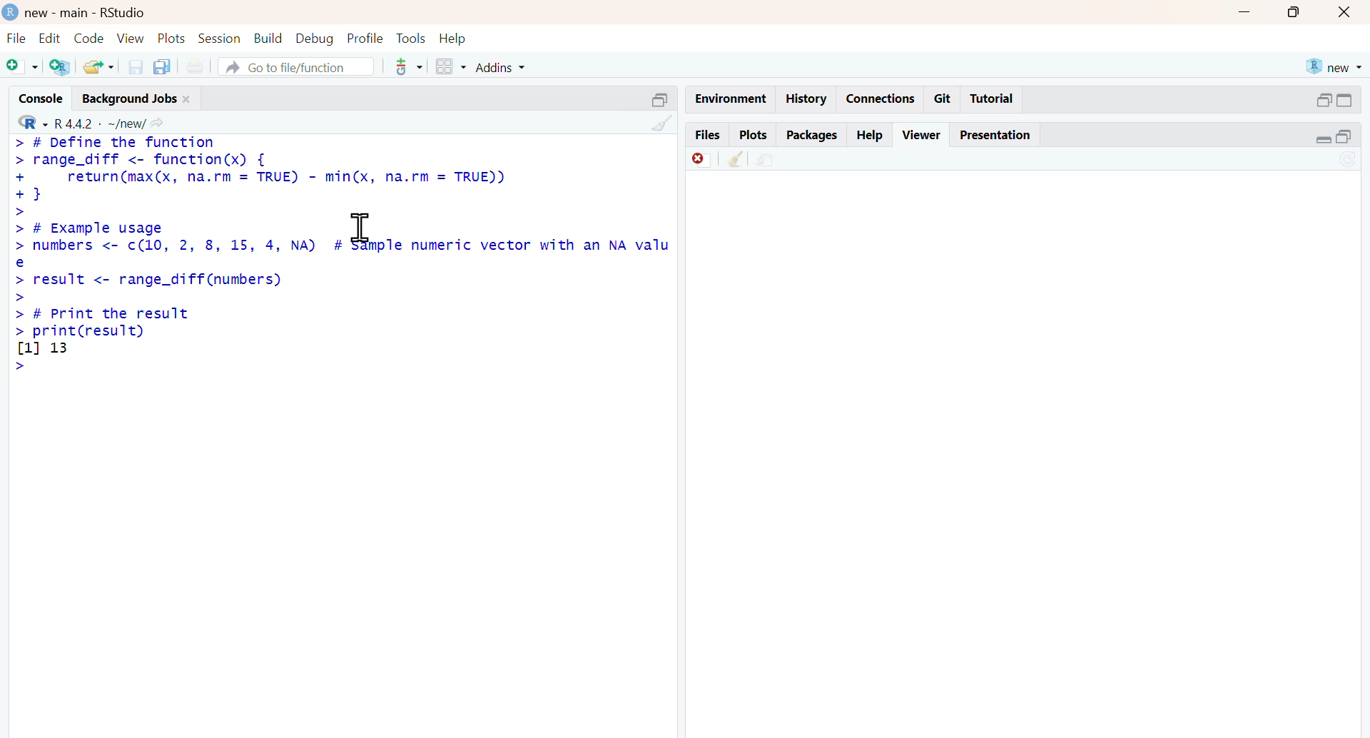 Image resolution: width=1370 pixels, height=738 pixels. What do you see at coordinates (1324, 100) in the screenshot?
I see `open in separate window` at bounding box center [1324, 100].